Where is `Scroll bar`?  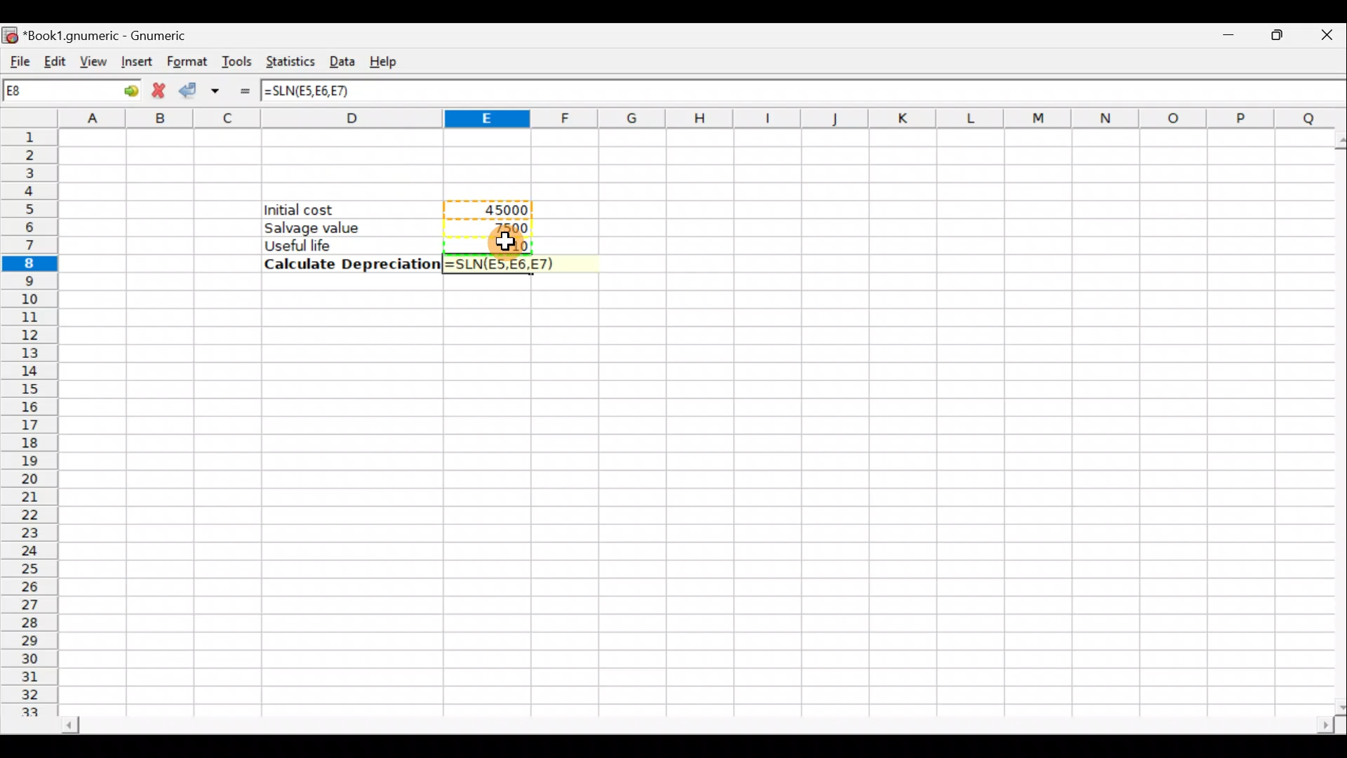
Scroll bar is located at coordinates (683, 722).